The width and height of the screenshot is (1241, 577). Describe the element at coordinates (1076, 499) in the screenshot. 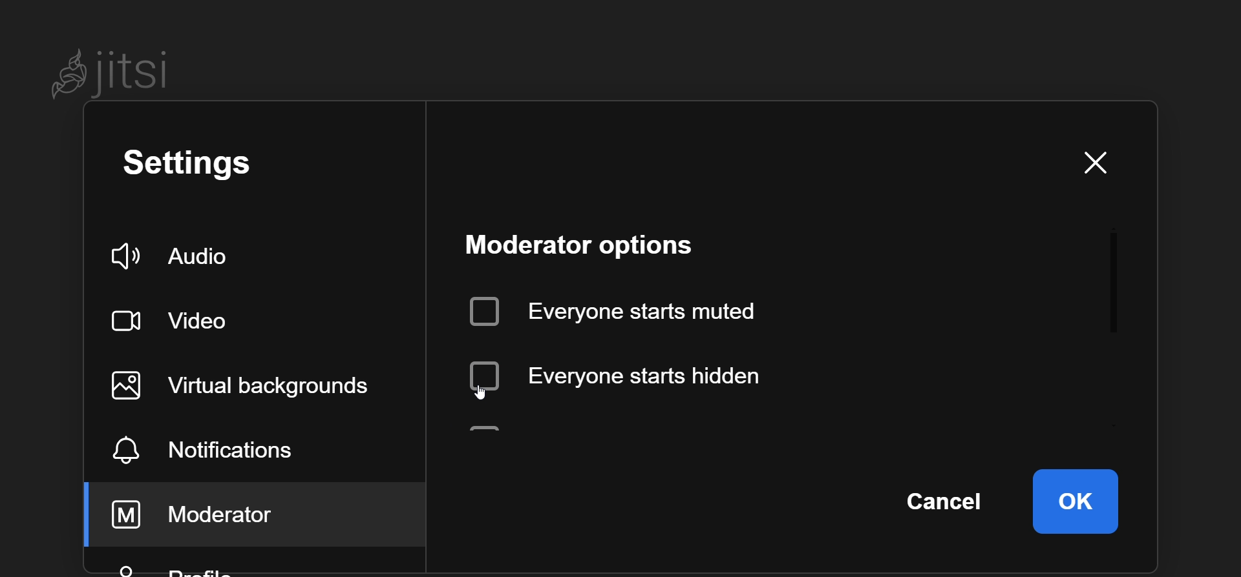

I see `ok` at that location.